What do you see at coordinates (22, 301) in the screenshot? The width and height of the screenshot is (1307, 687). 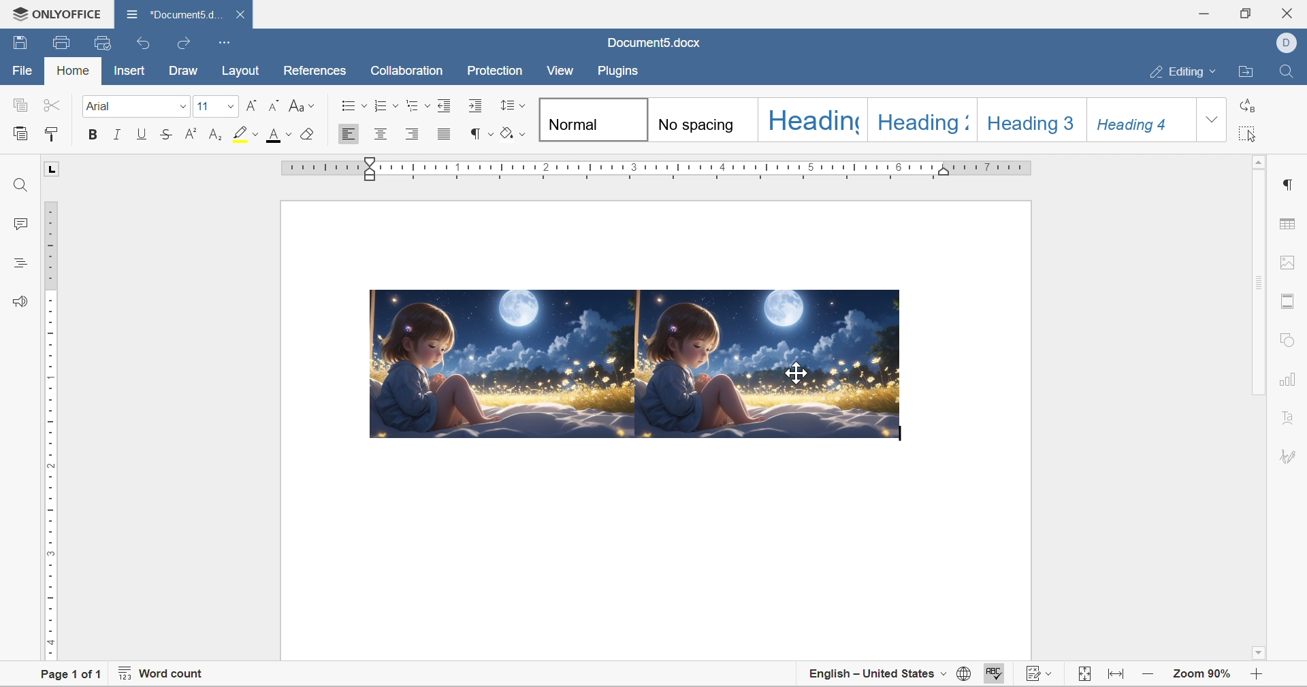 I see `feedback and support` at bounding box center [22, 301].